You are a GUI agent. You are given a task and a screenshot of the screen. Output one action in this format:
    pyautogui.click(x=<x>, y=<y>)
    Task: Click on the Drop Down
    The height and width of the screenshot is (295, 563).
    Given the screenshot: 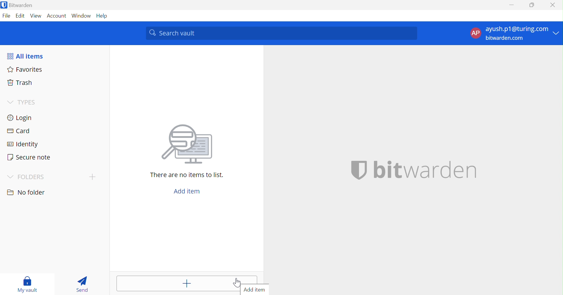 What is the action you would take?
    pyautogui.click(x=557, y=32)
    